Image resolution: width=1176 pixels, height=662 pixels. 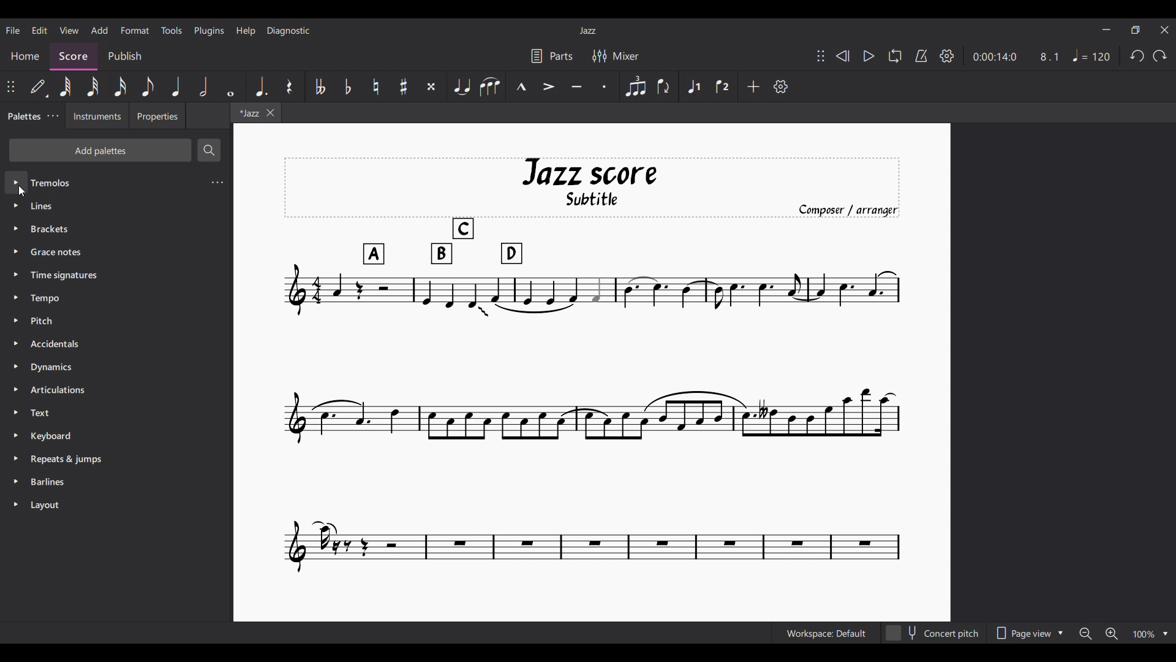 What do you see at coordinates (100, 30) in the screenshot?
I see `Add` at bounding box center [100, 30].